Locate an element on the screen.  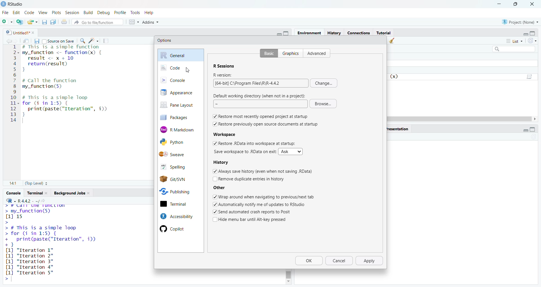
Wrap around when navigating to previous/next tab is located at coordinates (265, 196).